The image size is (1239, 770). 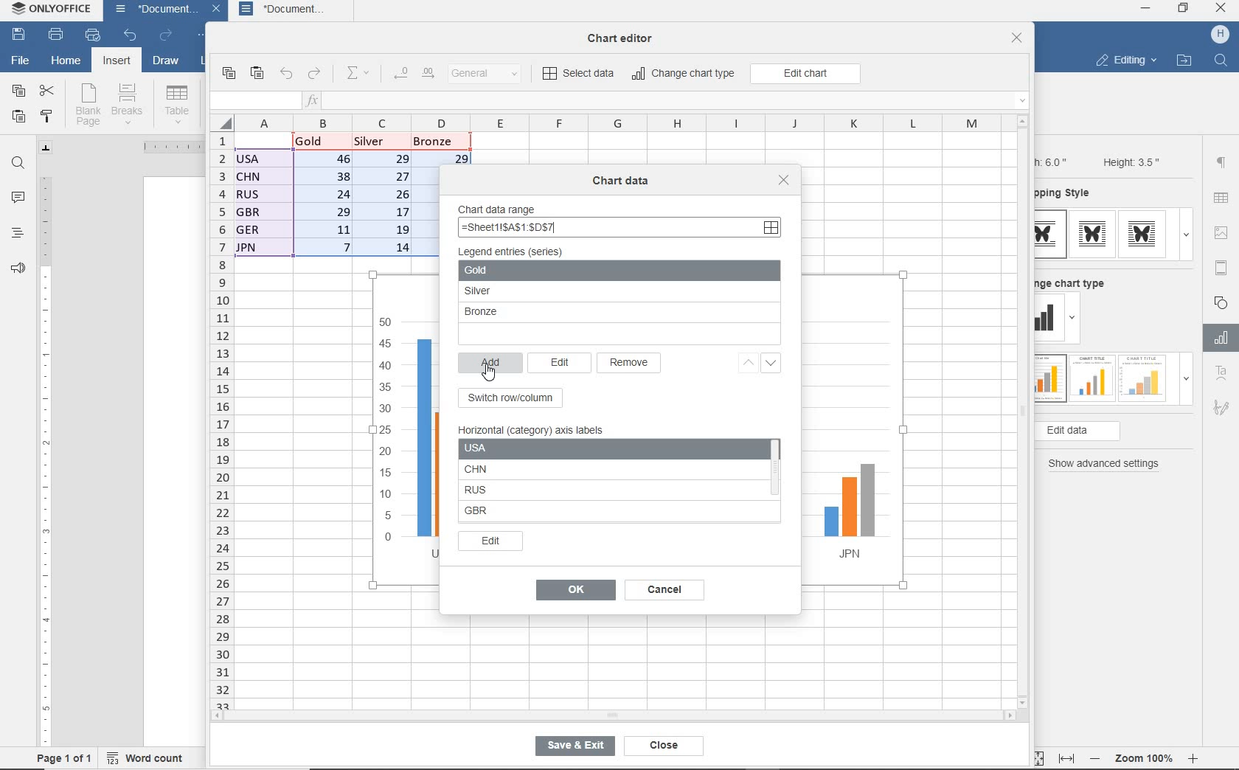 What do you see at coordinates (490, 364) in the screenshot?
I see `add` at bounding box center [490, 364].